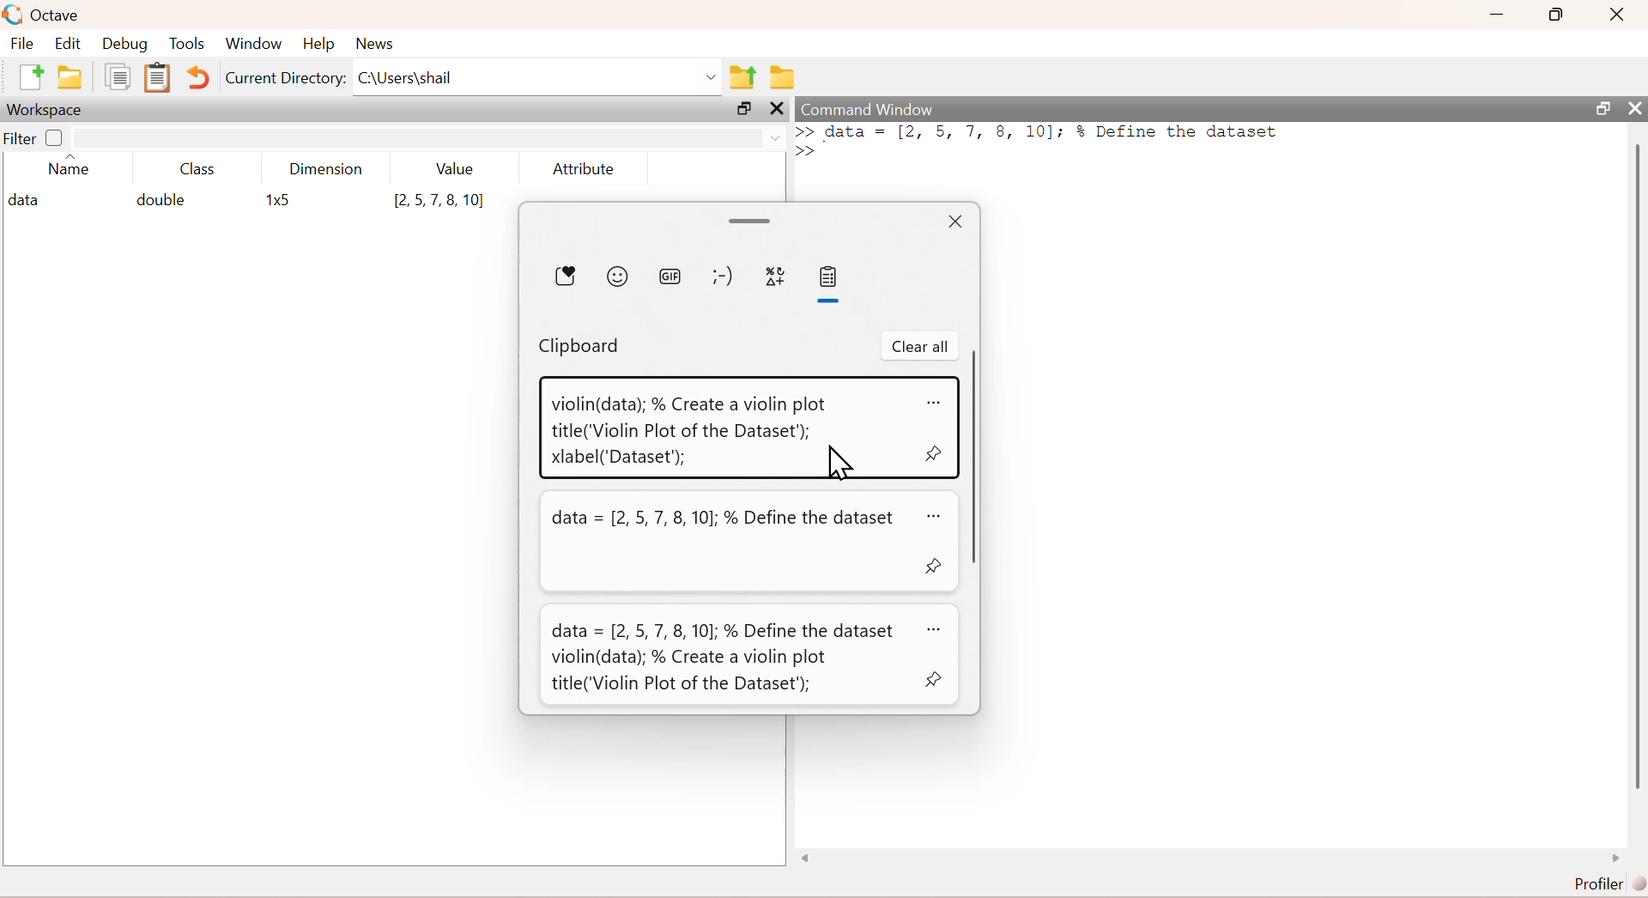 The width and height of the screenshot is (1648, 898). Describe the element at coordinates (1039, 141) in the screenshot. I see `>>data = [2, 5, 7, 8, 10]; % Define the dataset>>` at that location.